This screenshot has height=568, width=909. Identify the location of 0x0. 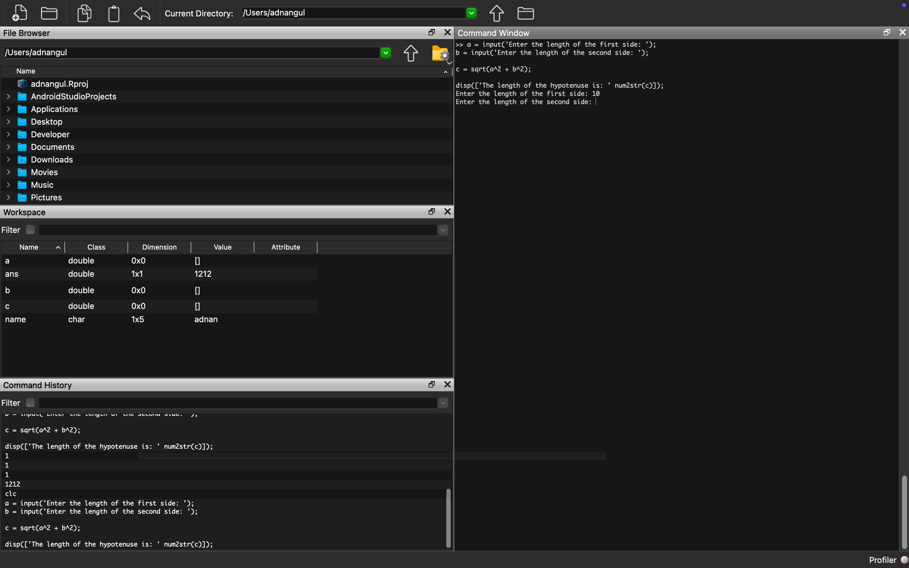
(140, 261).